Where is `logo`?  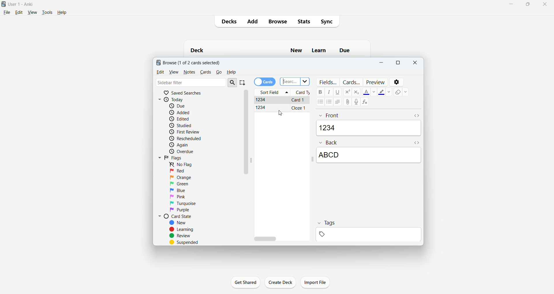
logo is located at coordinates (158, 63).